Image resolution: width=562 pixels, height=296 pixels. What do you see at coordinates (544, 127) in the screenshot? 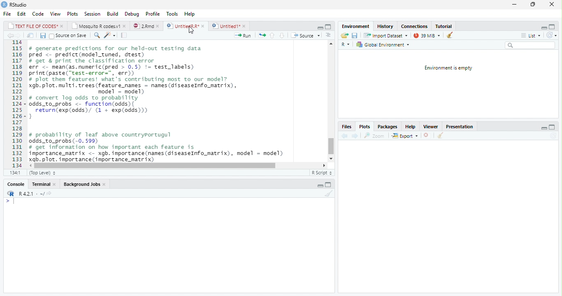
I see `Minimize` at bounding box center [544, 127].